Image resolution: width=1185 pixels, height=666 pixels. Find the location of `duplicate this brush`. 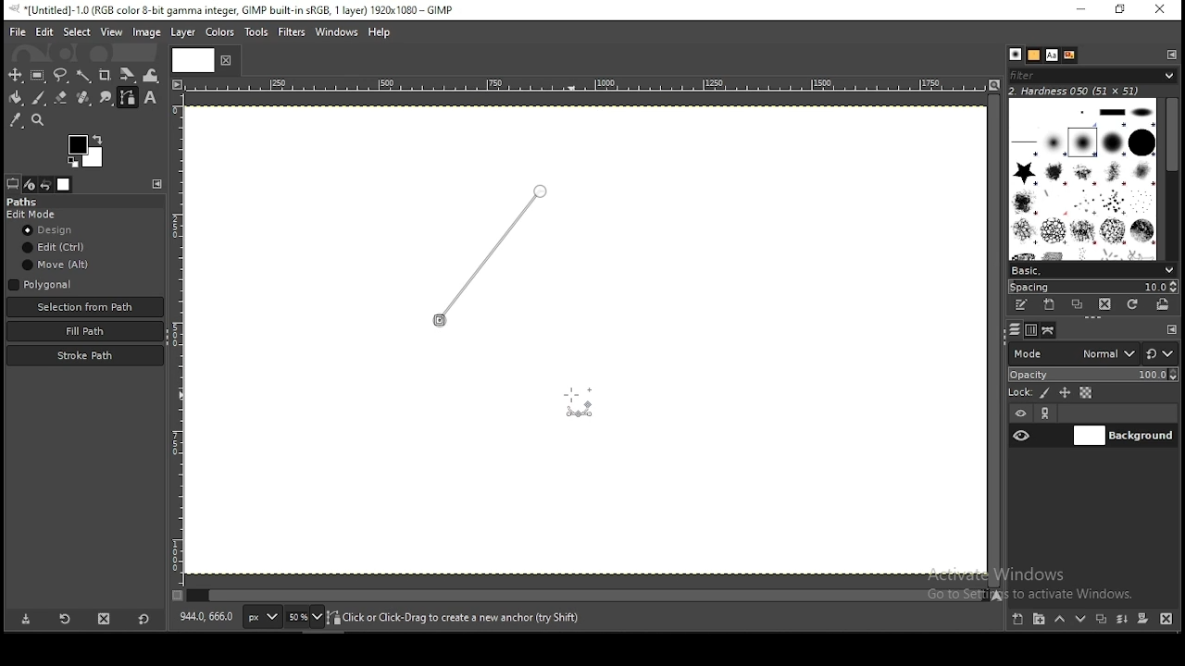

duplicate this brush is located at coordinates (1078, 304).